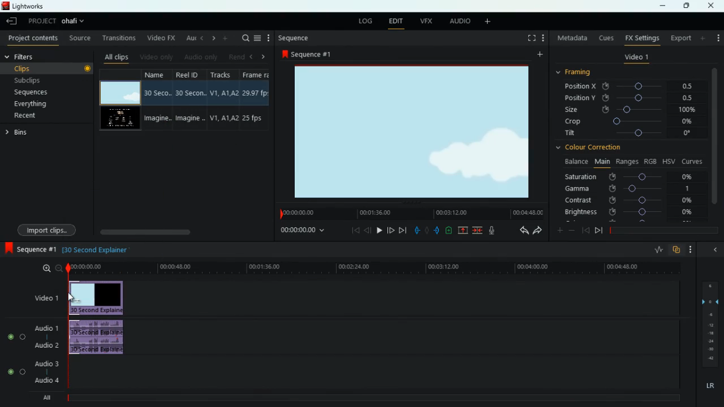 The width and height of the screenshot is (724, 407). I want to click on colour correction, so click(593, 148).